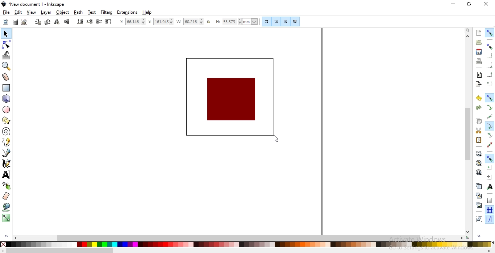  I want to click on minimize, so click(454, 4).